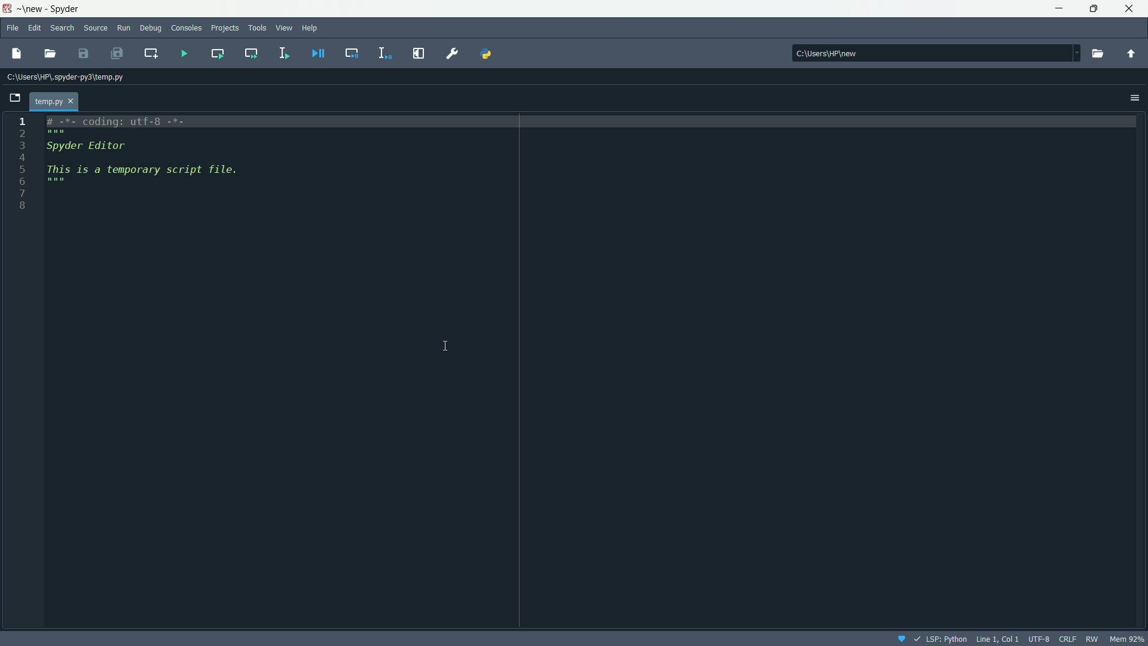 Image resolution: width=1148 pixels, height=646 pixels. I want to click on app icon, so click(7, 8).